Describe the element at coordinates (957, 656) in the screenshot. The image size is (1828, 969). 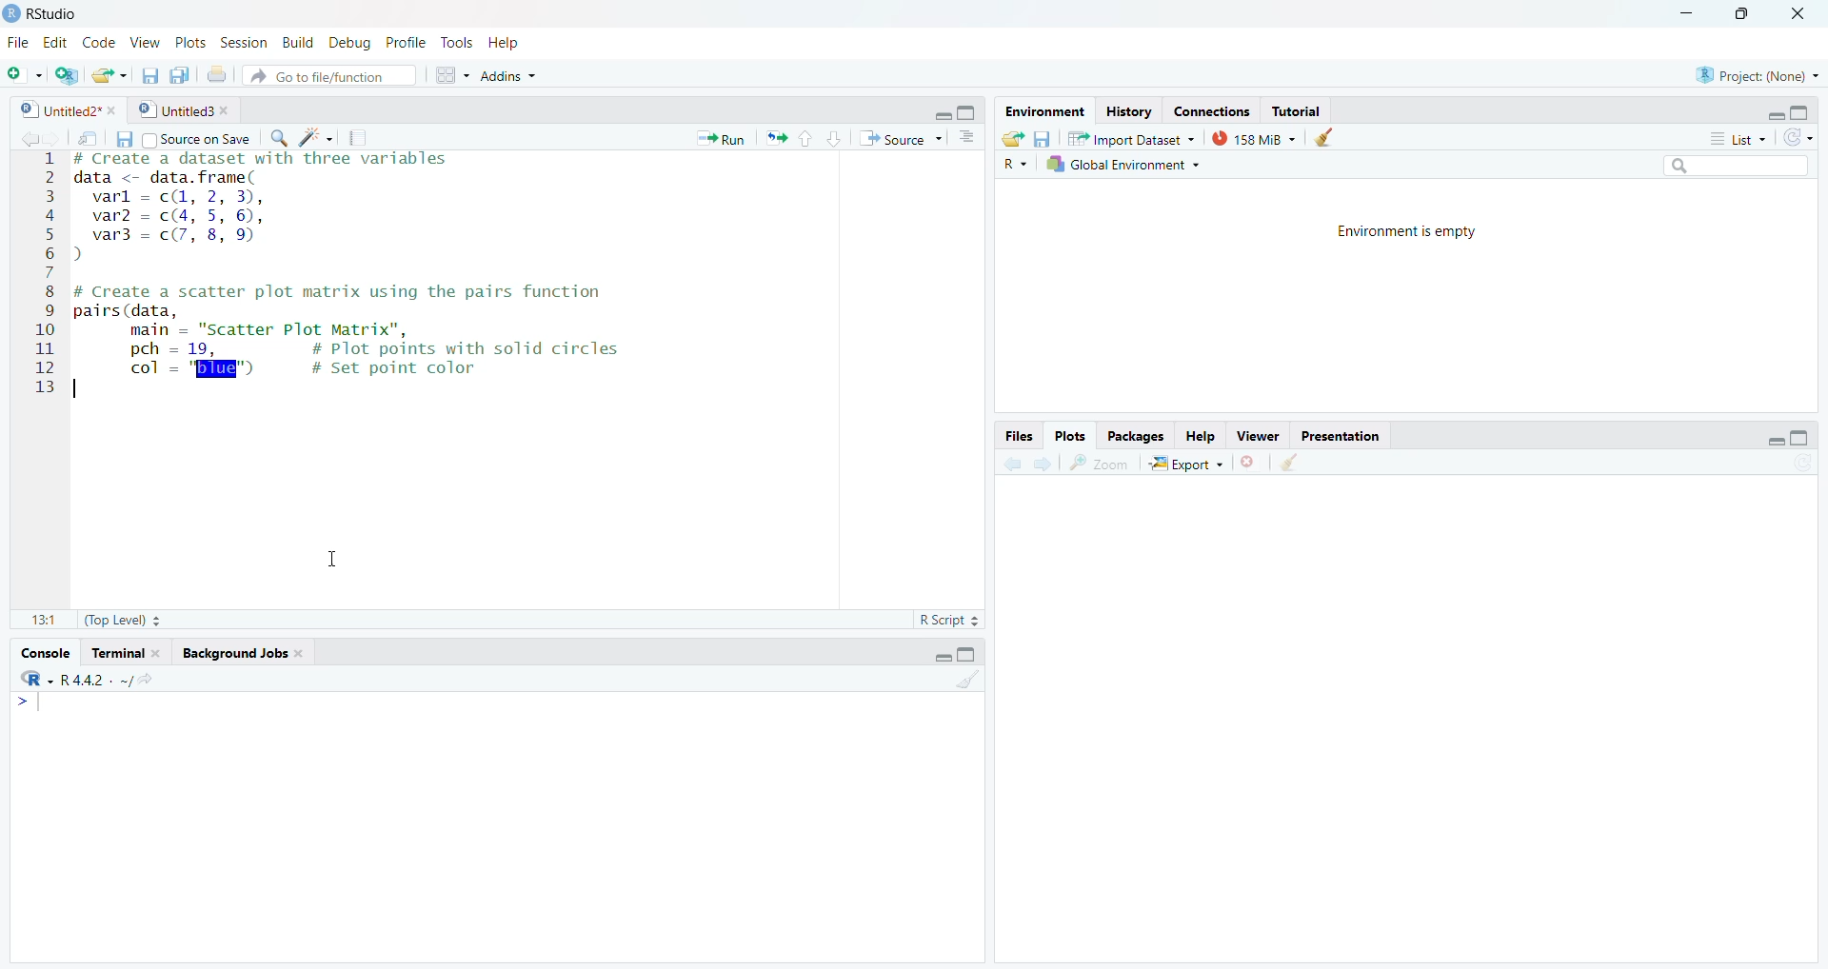
I see `mINIMIZE MAXIMIZE BUTTON` at that location.